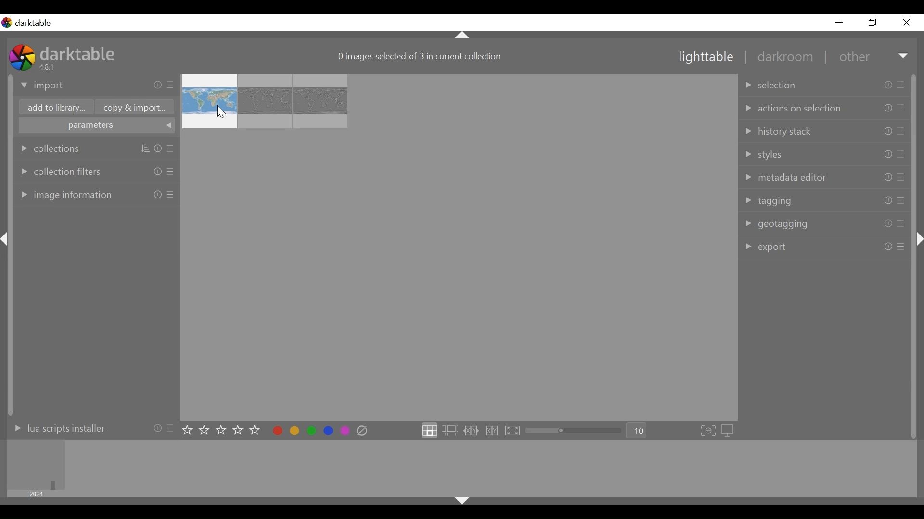  What do you see at coordinates (490, 431) in the screenshot?
I see `click to enter culling layout in dynamic mode` at bounding box center [490, 431].